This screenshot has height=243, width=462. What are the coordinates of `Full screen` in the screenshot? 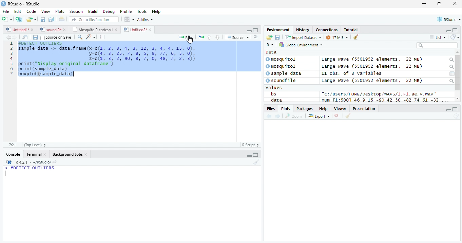 It's located at (255, 30).